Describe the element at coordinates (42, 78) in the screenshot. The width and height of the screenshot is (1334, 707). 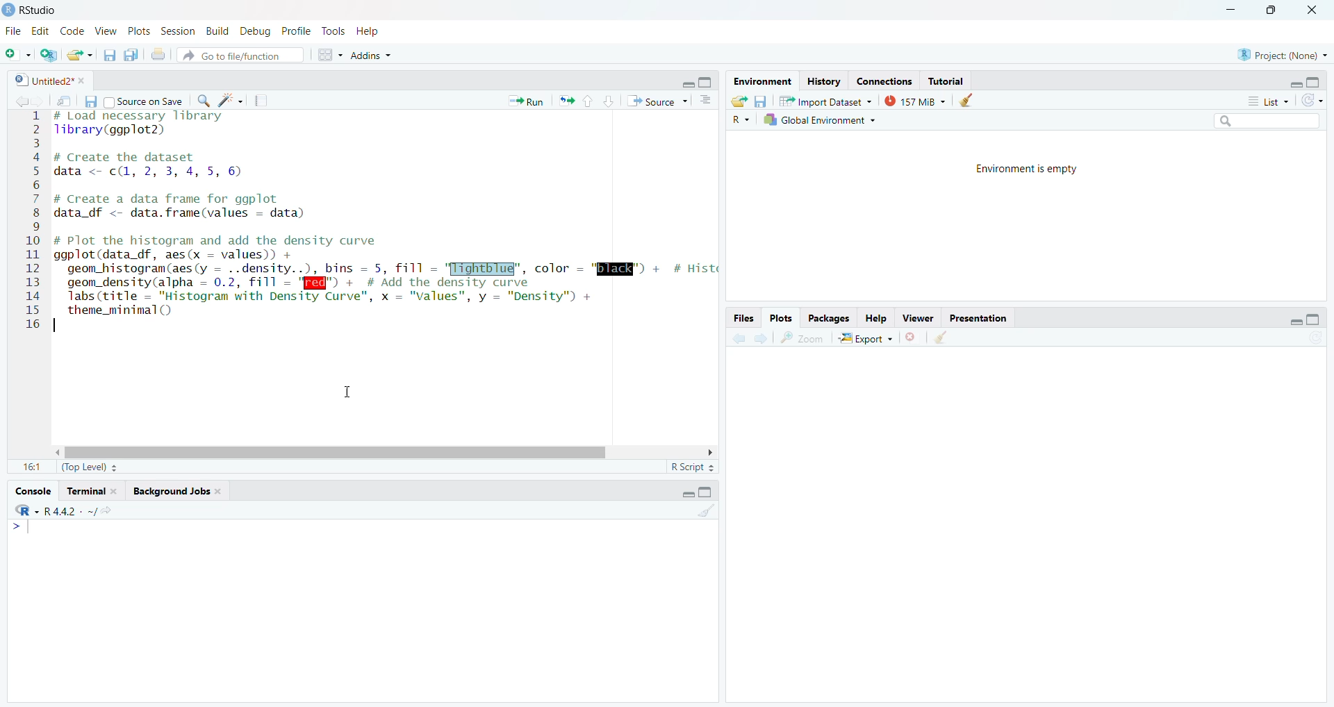
I see `Untitled2*` at that location.